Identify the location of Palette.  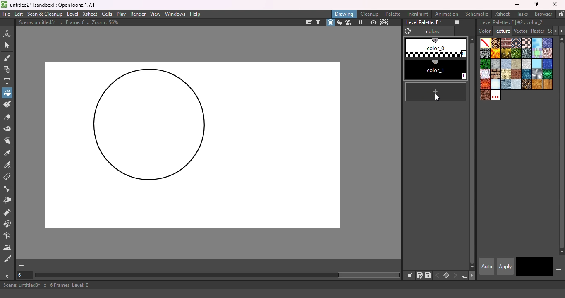
(394, 13).